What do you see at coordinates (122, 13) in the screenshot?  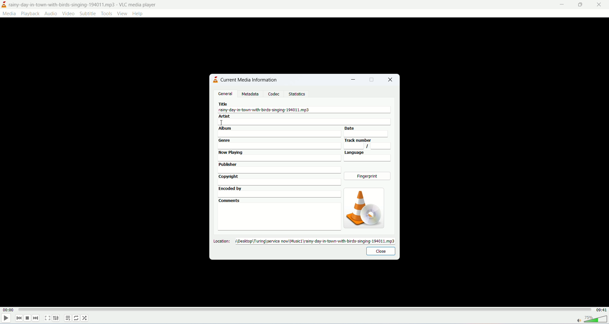 I see `view` at bounding box center [122, 13].